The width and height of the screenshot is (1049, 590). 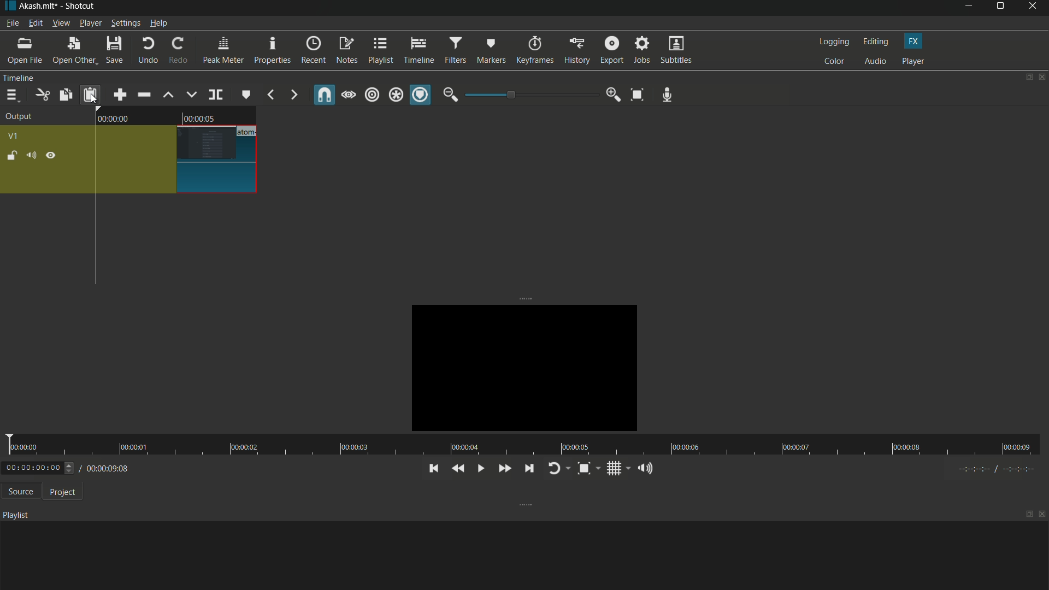 I want to click on video in timeline, so click(x=179, y=160).